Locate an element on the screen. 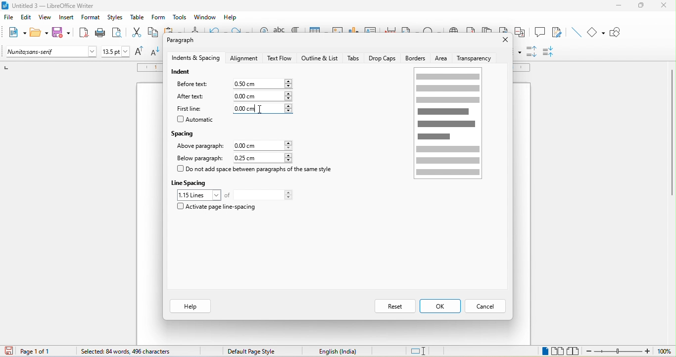  automatic is located at coordinates (201, 121).